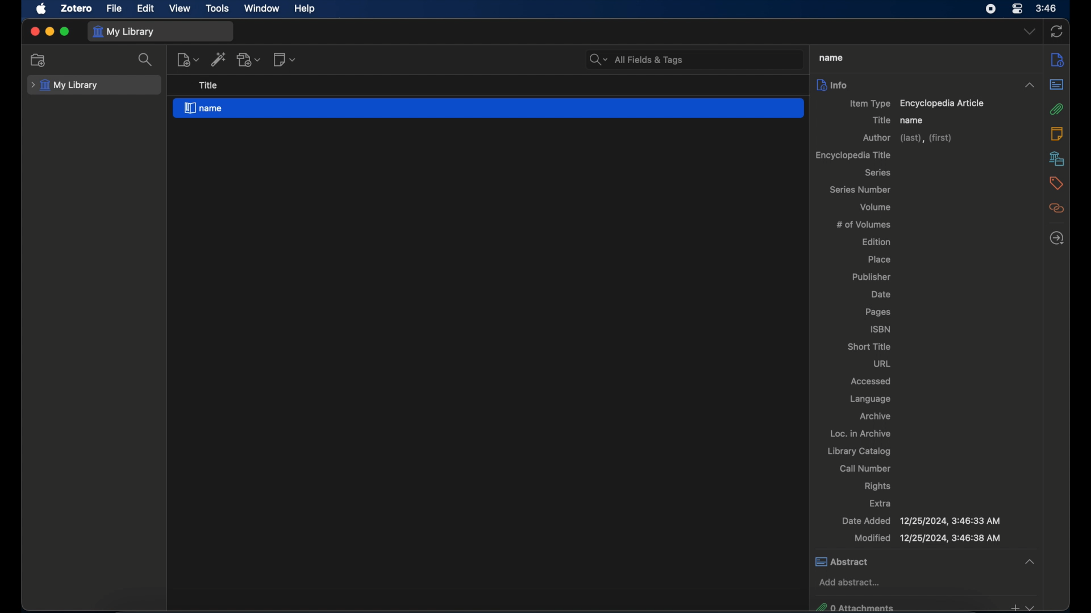 The height and width of the screenshot is (613, 1091). What do you see at coordinates (917, 104) in the screenshot?
I see `item type` at bounding box center [917, 104].